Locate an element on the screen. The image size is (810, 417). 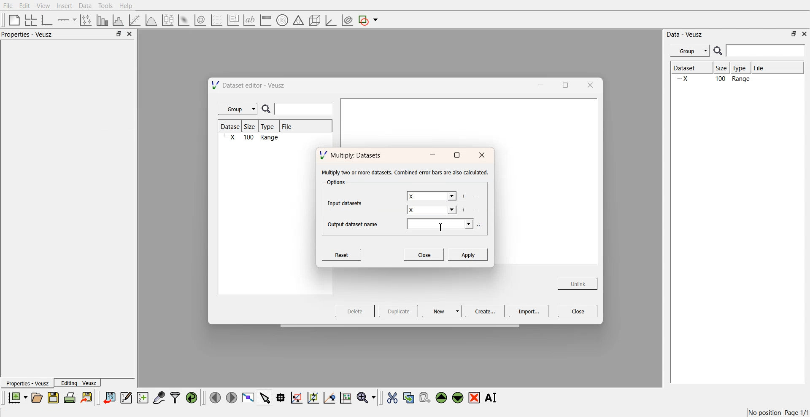
Type is located at coordinates (742, 68).